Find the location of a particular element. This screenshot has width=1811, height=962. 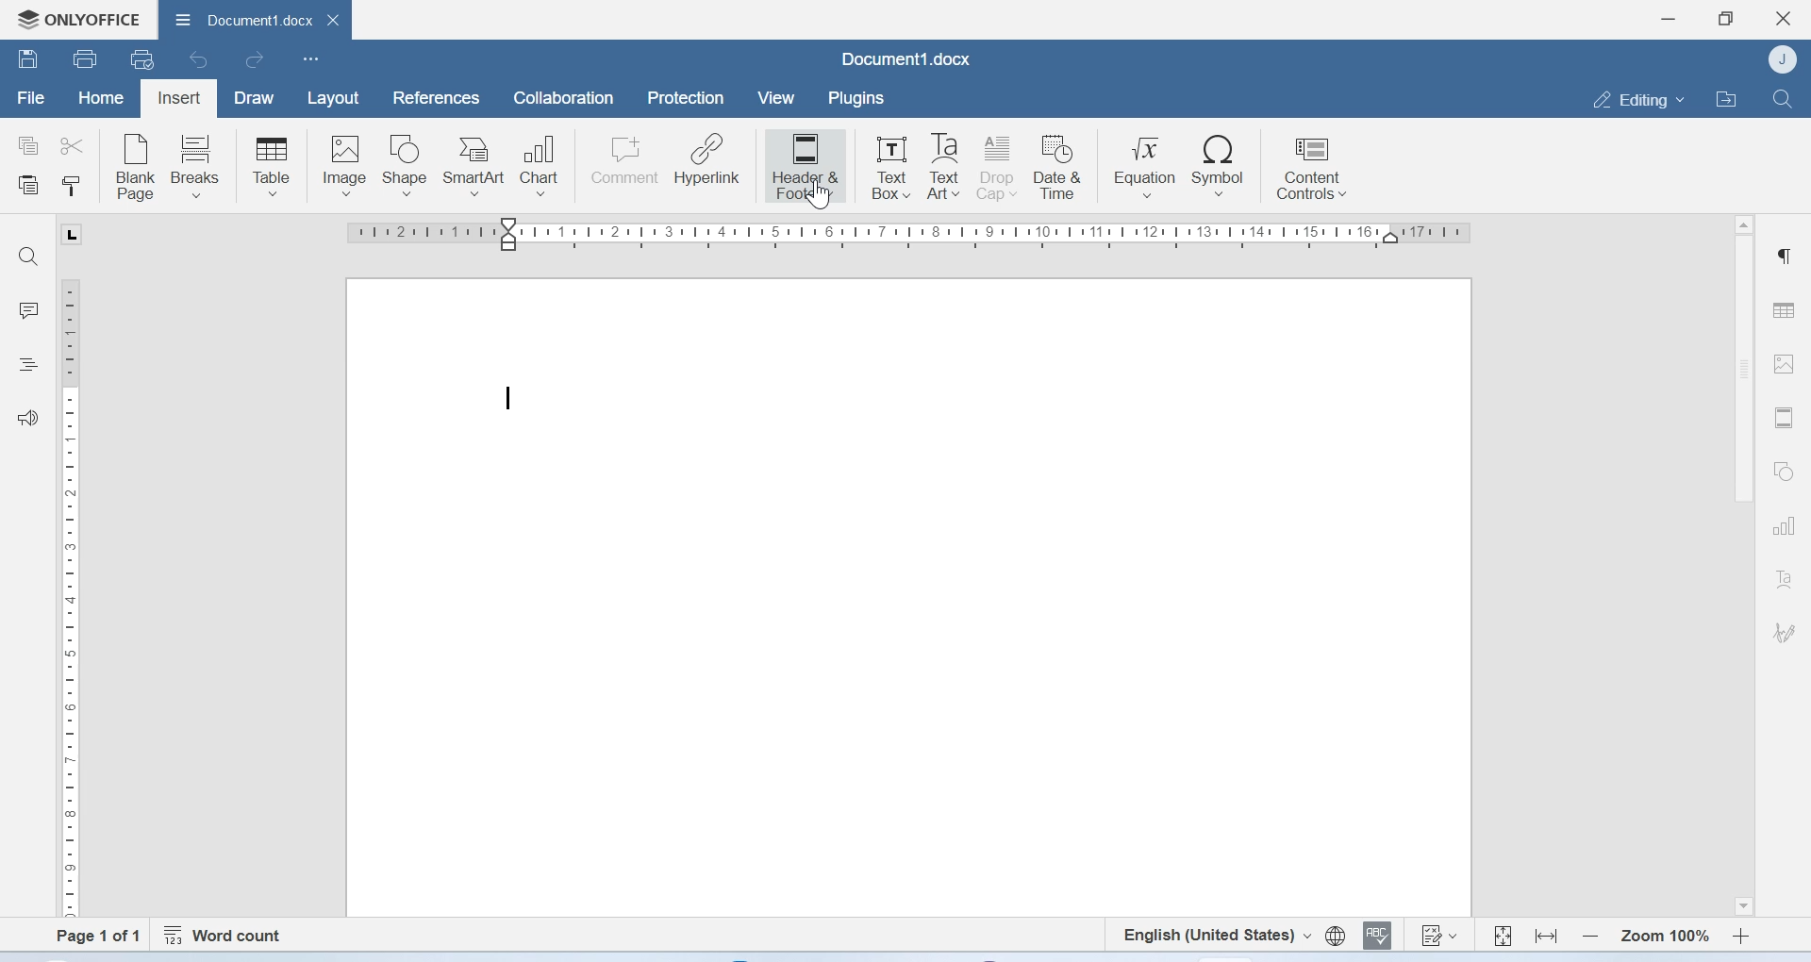

Blank page is located at coordinates (137, 165).